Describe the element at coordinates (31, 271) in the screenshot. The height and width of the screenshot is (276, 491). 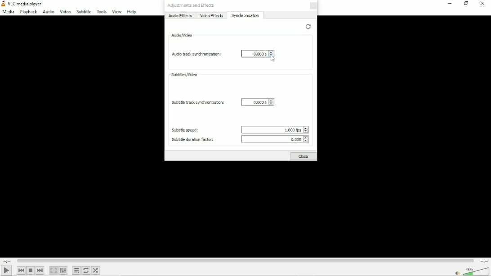
I see `Stop playlist` at that location.